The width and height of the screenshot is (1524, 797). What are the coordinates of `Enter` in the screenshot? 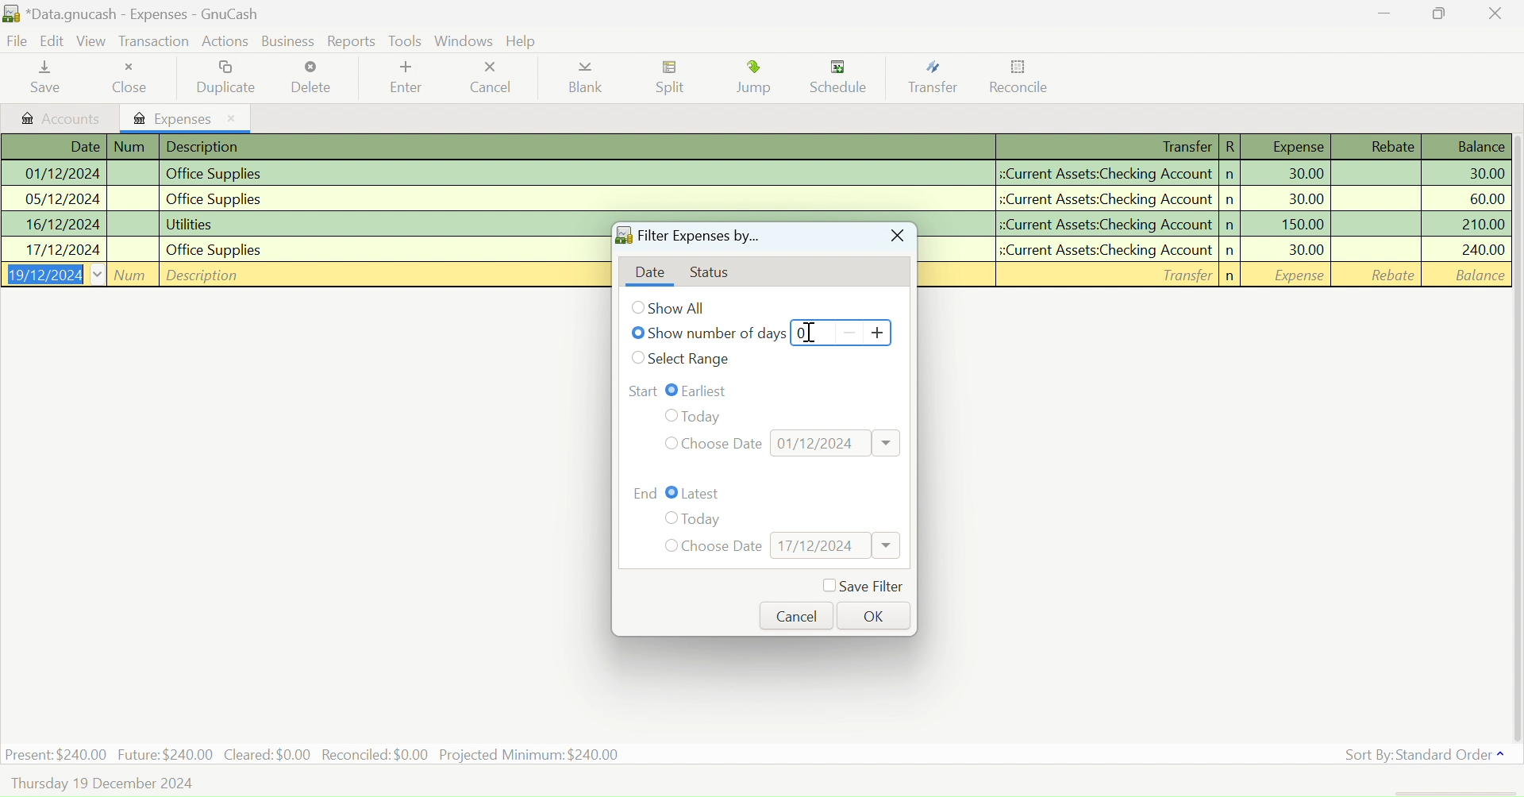 It's located at (404, 79).